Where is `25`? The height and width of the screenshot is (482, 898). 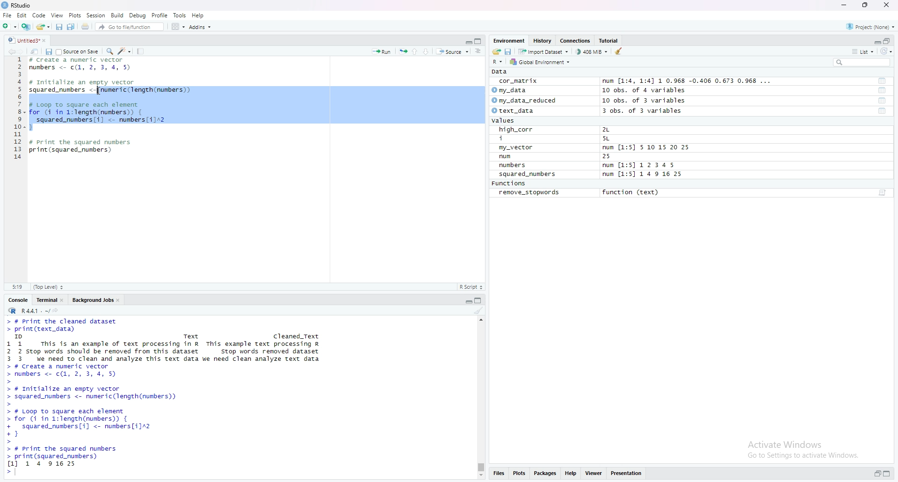
25 is located at coordinates (616, 157).